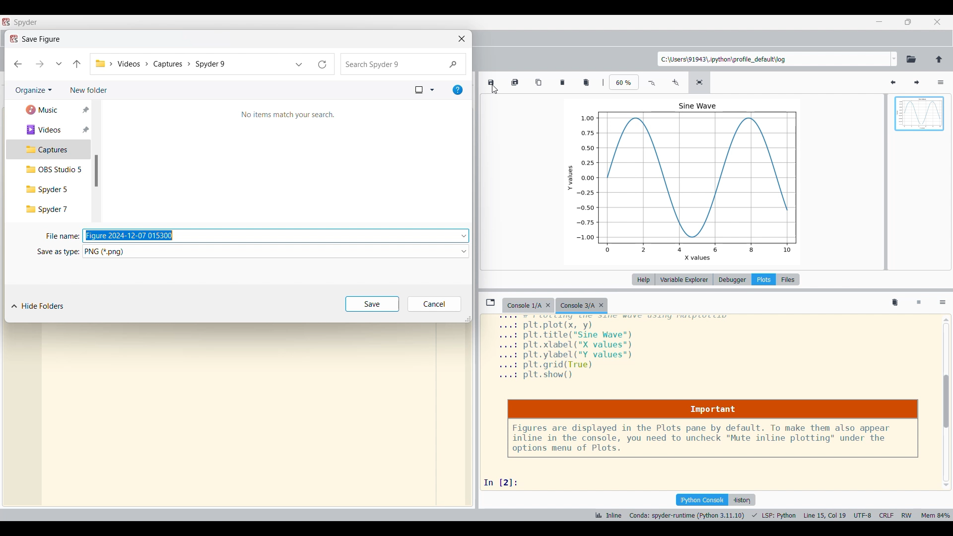 This screenshot has height=536, width=953. Describe the element at coordinates (732, 279) in the screenshot. I see `Debugger` at that location.